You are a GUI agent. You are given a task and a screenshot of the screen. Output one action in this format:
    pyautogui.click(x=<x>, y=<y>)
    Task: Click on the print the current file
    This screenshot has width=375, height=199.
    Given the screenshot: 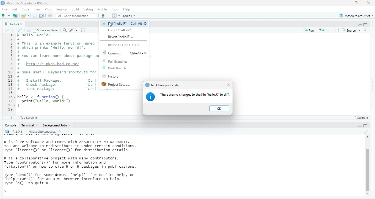 What is the action you would take?
    pyautogui.click(x=50, y=15)
    